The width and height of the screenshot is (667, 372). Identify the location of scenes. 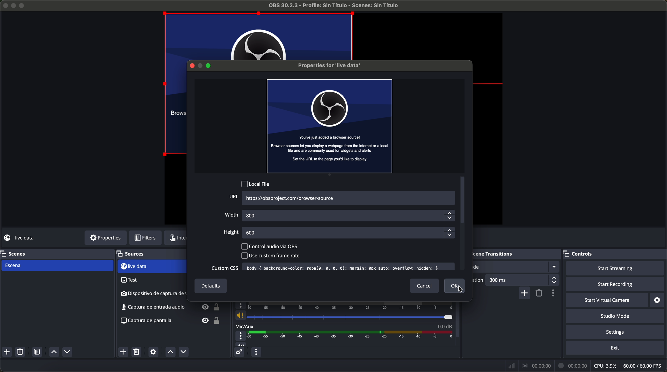
(18, 254).